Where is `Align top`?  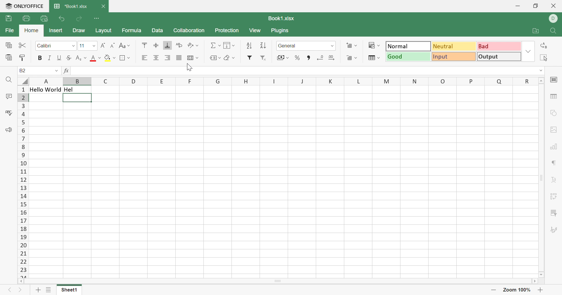 Align top is located at coordinates (145, 45).